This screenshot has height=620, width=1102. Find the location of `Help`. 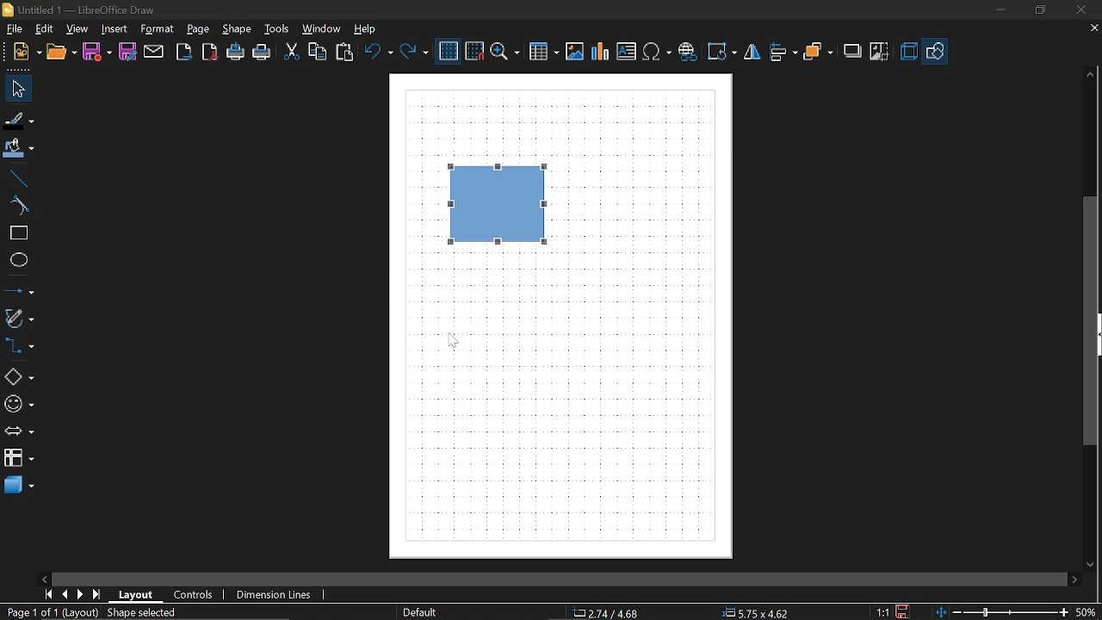

Help is located at coordinates (371, 28).